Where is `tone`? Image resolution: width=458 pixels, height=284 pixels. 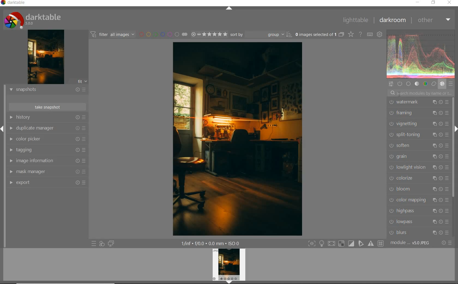
tone is located at coordinates (417, 84).